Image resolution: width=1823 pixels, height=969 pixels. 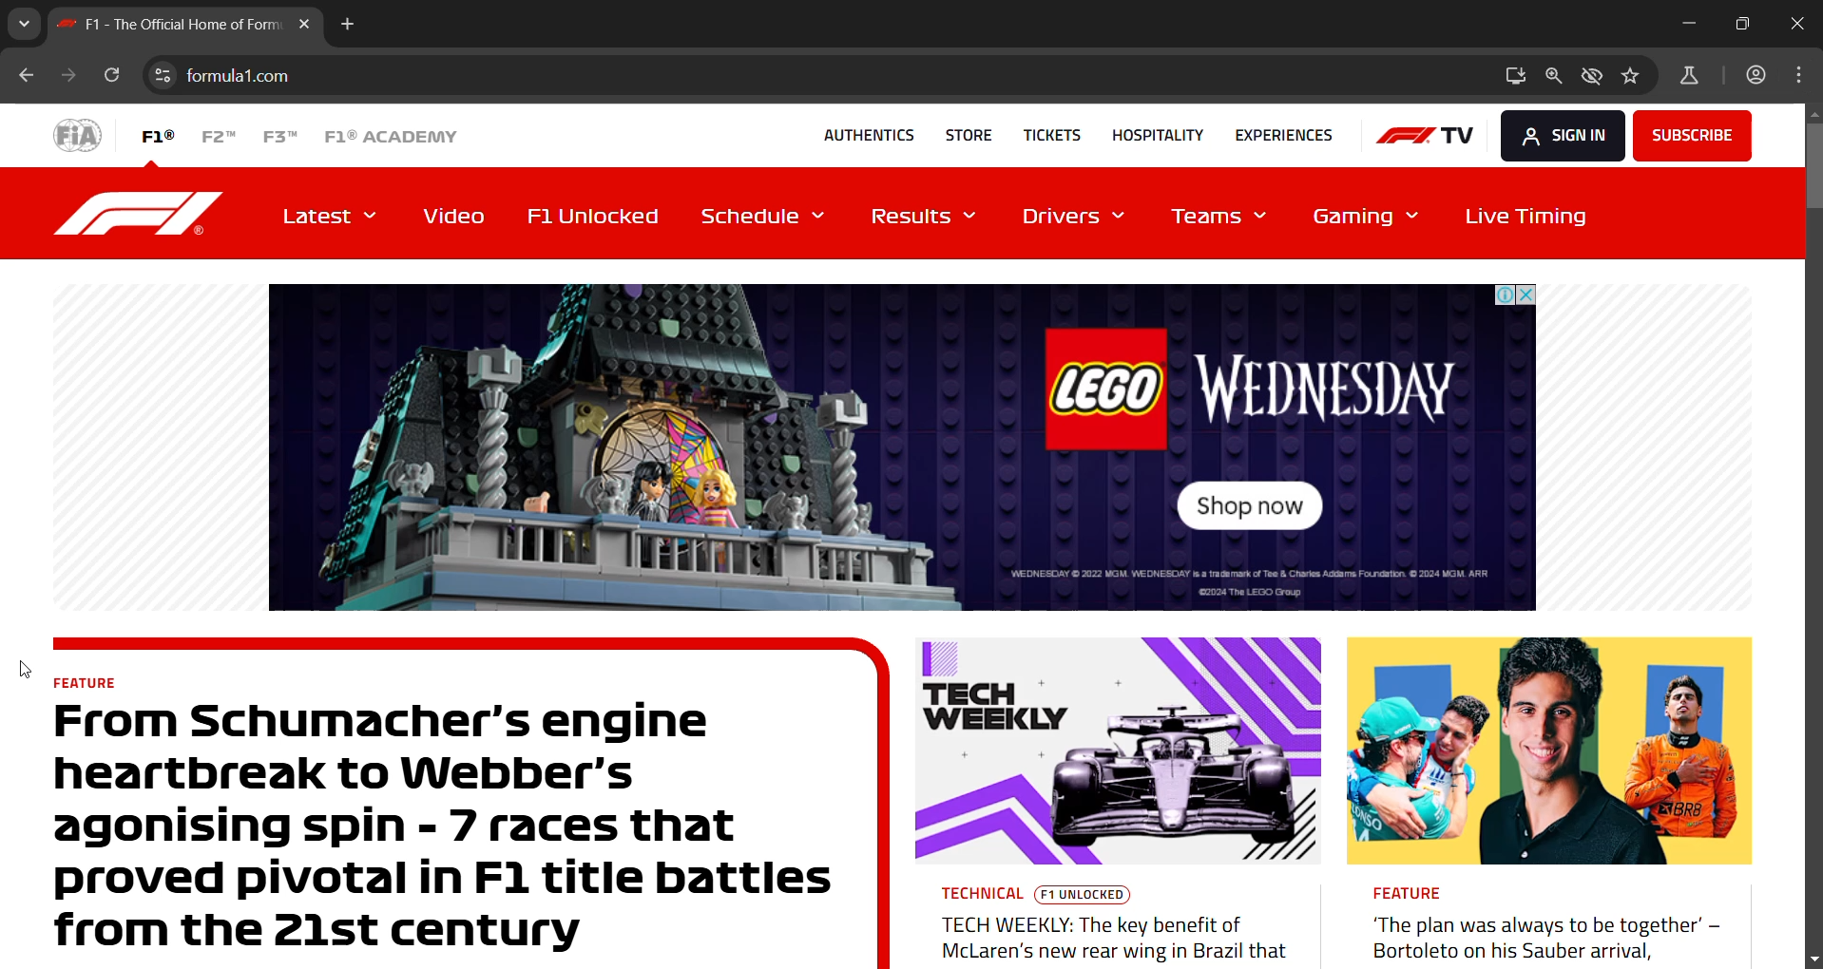 I want to click on SGN IN, so click(x=1558, y=132).